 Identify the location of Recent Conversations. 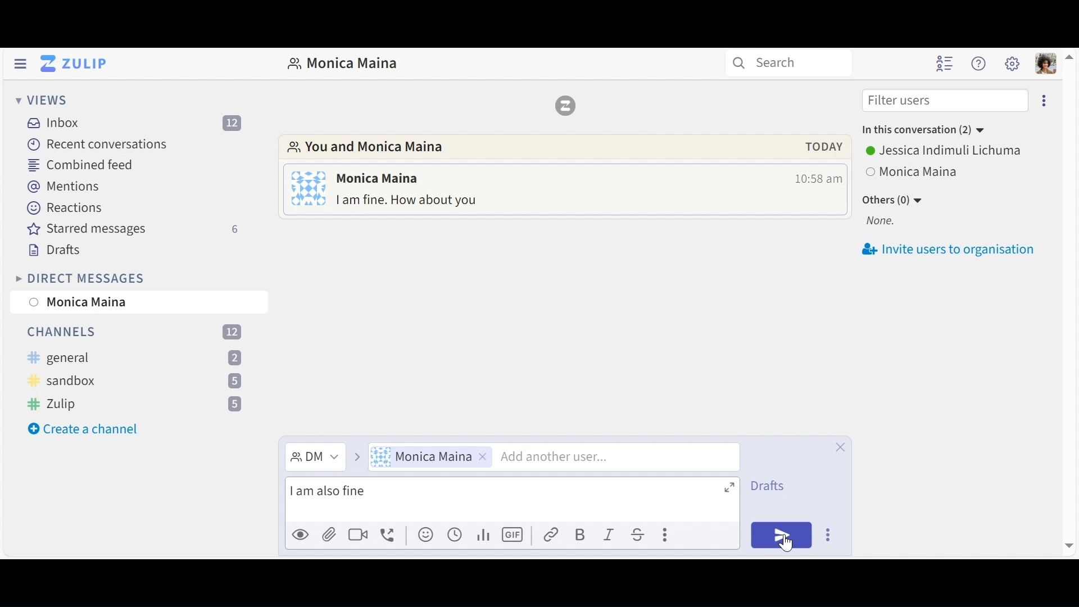
(100, 145).